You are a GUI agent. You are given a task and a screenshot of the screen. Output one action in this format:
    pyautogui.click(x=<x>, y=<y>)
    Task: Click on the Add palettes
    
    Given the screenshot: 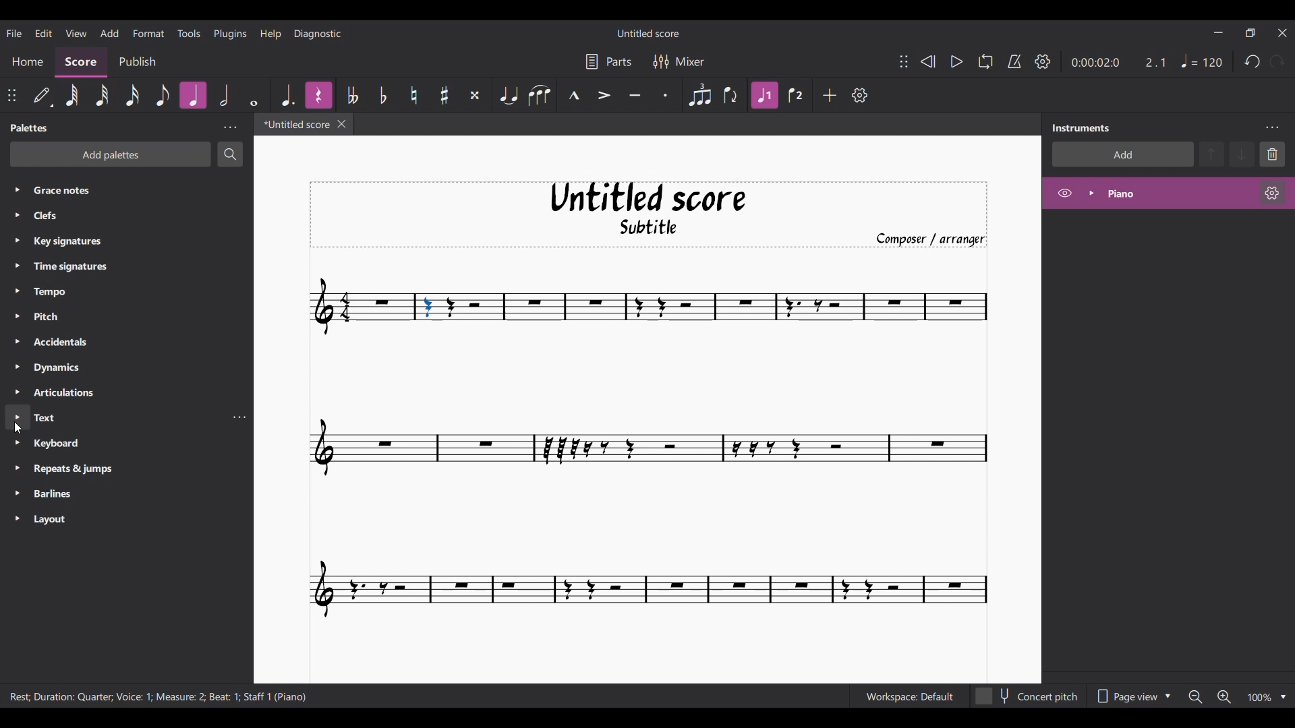 What is the action you would take?
    pyautogui.click(x=110, y=155)
    